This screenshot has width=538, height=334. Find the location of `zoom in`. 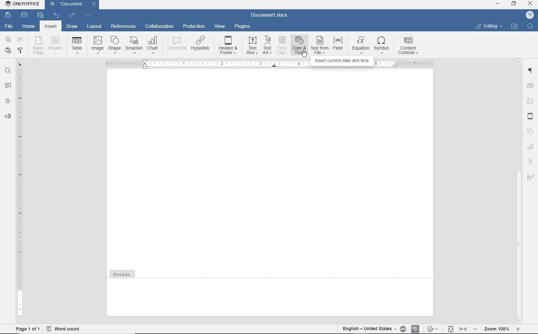

zoom in is located at coordinates (519, 329).